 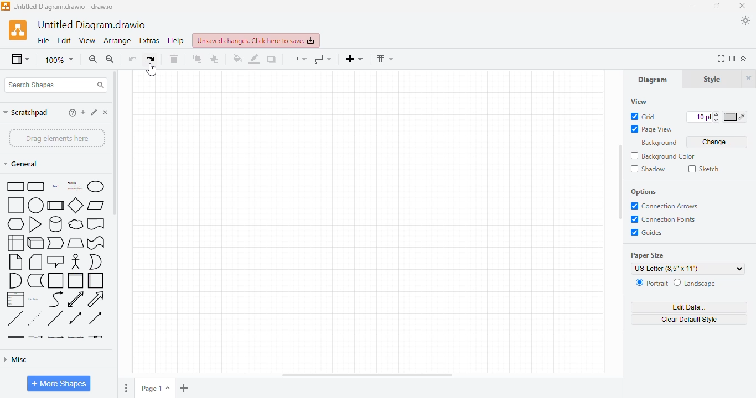 What do you see at coordinates (117, 41) in the screenshot?
I see `arrange` at bounding box center [117, 41].